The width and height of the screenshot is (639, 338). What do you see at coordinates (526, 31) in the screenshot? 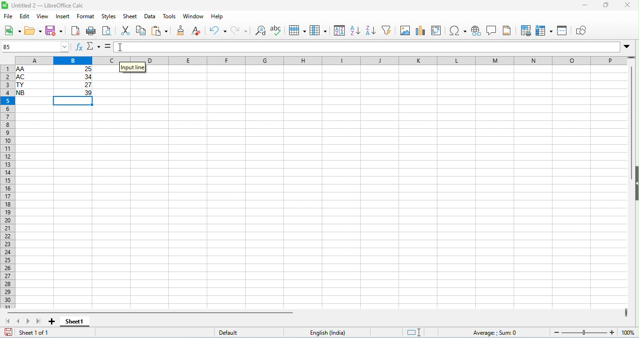
I see `define print area` at bounding box center [526, 31].